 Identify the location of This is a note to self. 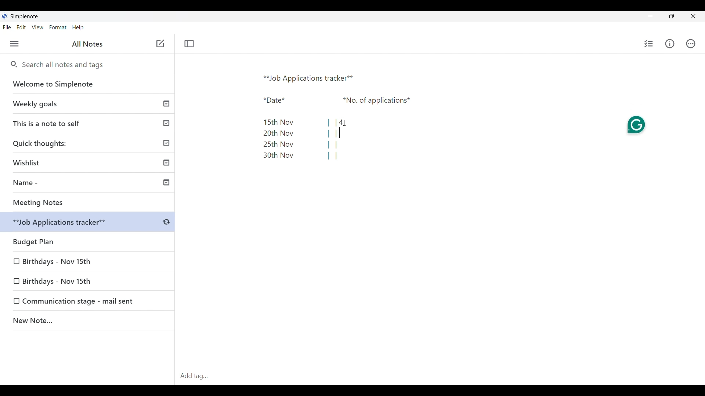
(88, 123).